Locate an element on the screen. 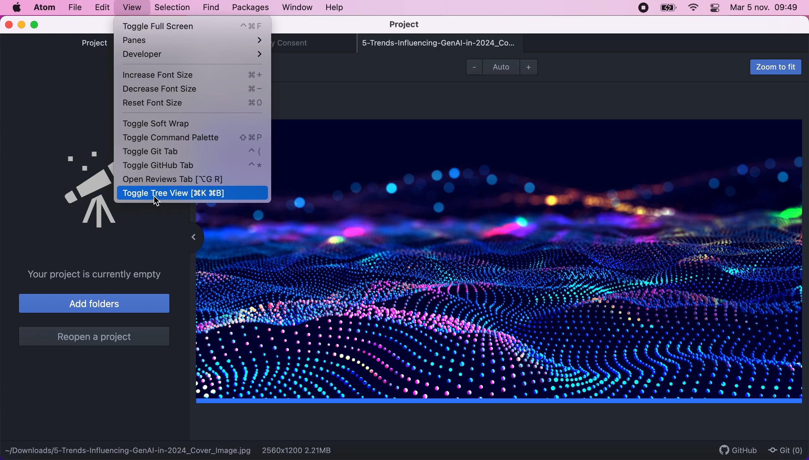 Image resolution: width=809 pixels, height=460 pixels. panes is located at coordinates (193, 40).